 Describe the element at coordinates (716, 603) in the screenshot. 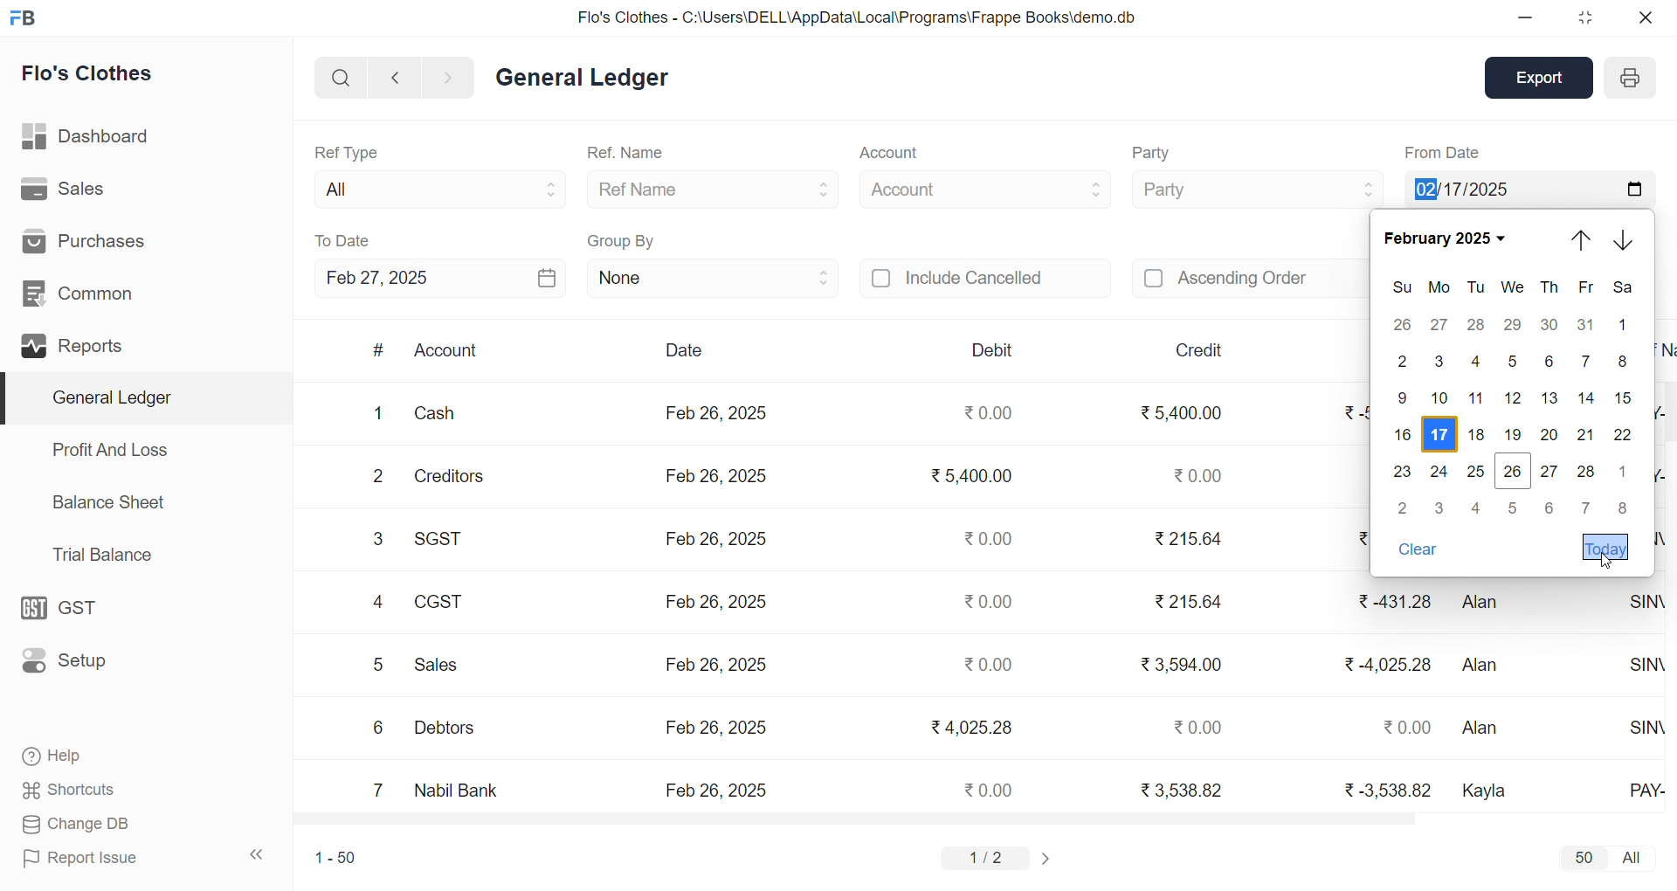

I see `Feb 26, 2025` at that location.